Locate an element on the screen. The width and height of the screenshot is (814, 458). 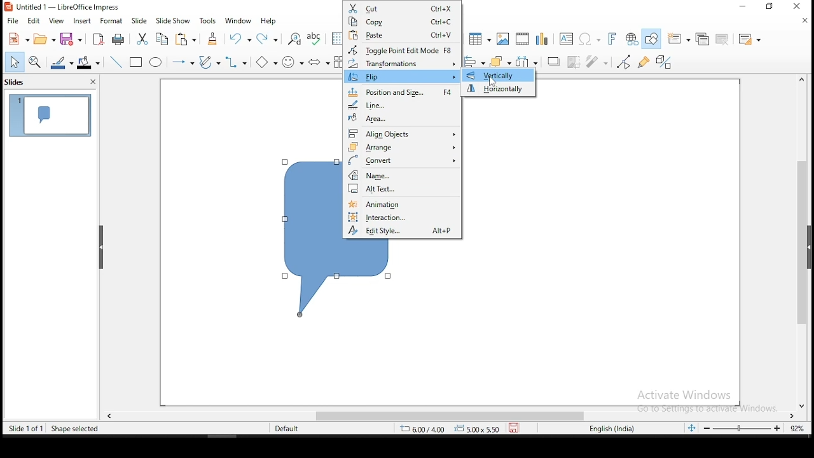
zoom slider is located at coordinates (743, 429).